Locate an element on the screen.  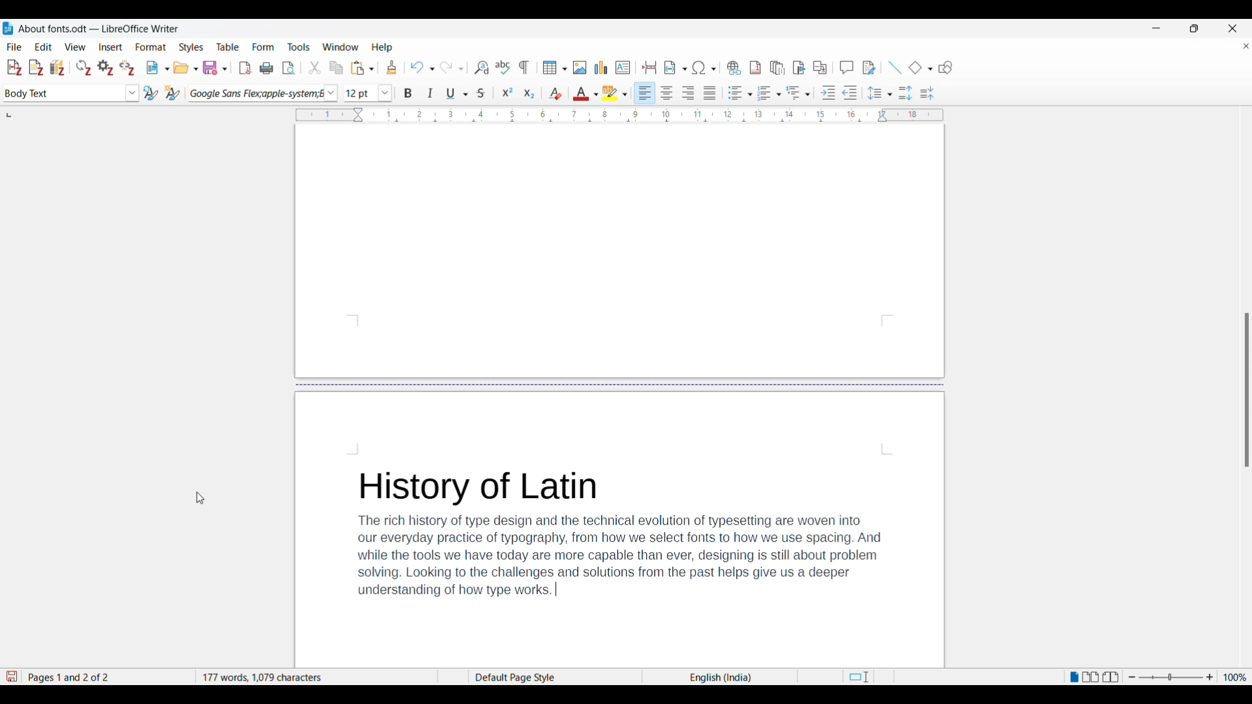
Open options is located at coordinates (186, 68).